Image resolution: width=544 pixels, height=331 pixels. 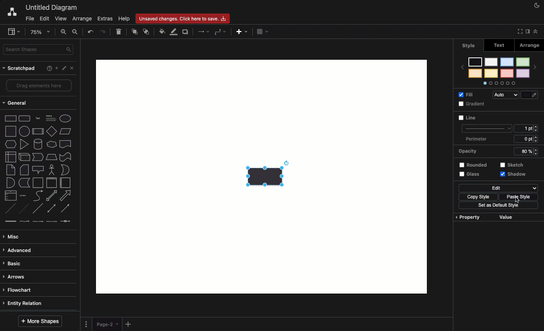 I want to click on color 7, so click(x=474, y=62).